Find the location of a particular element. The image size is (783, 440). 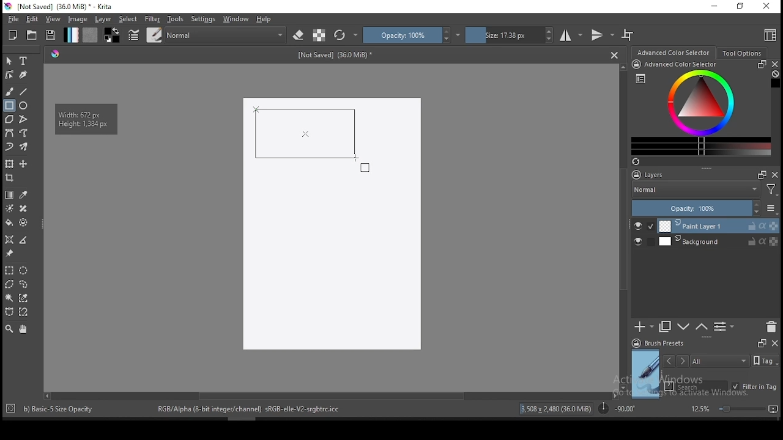

new is located at coordinates (13, 35).